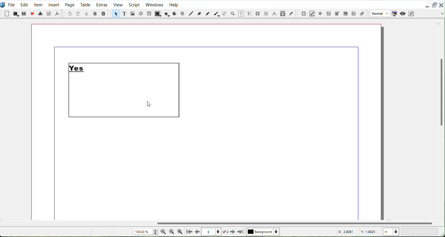  I want to click on right margin, so click(359, 135).